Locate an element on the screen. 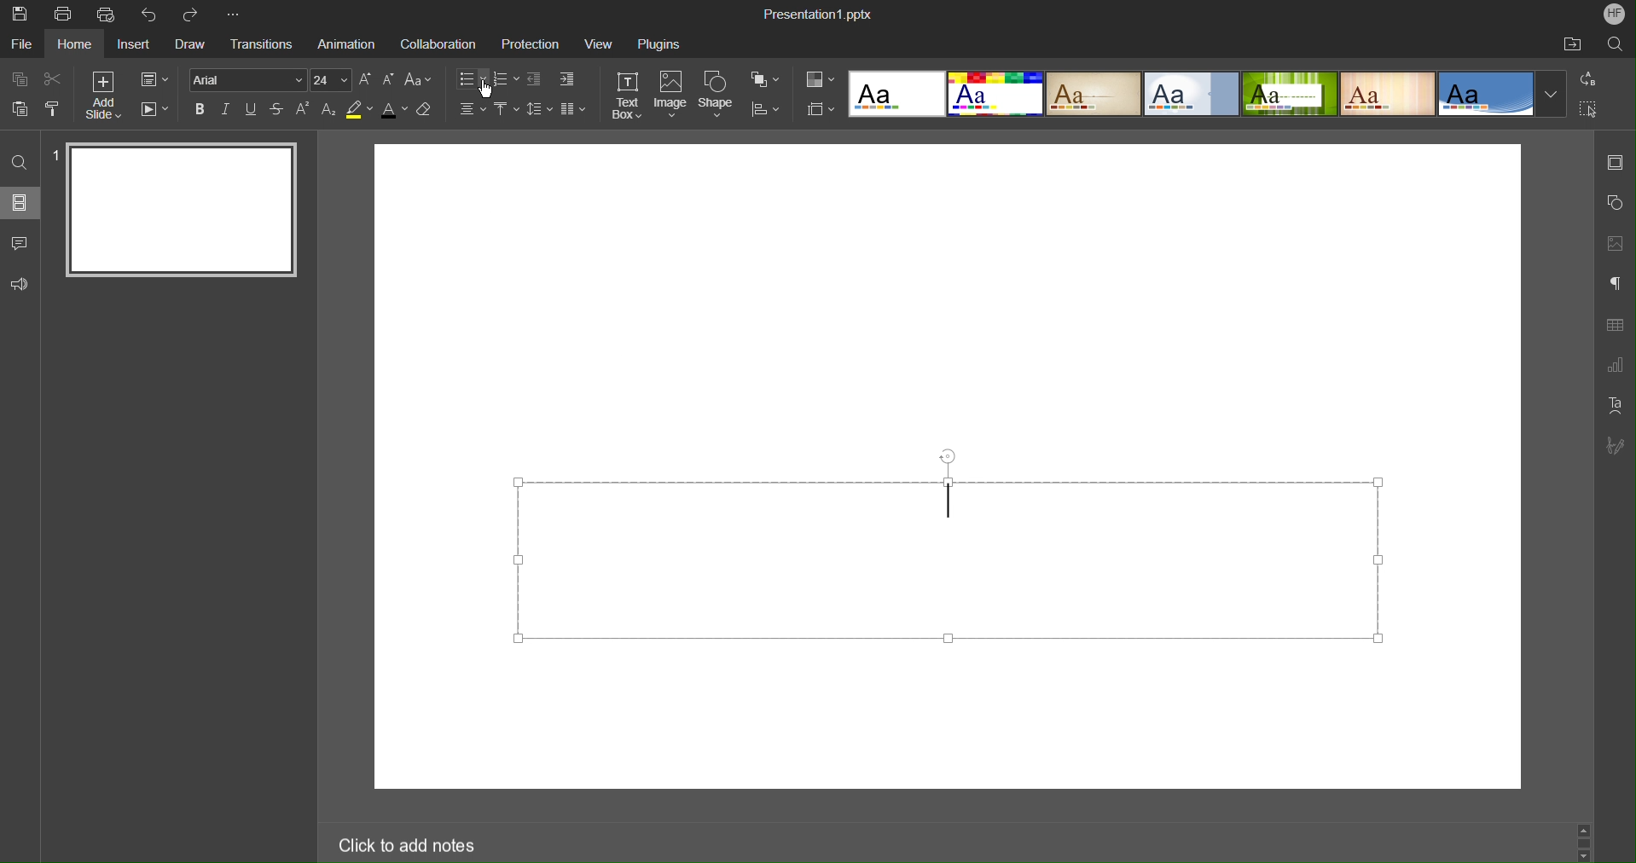 This screenshot has height=863, width=1636. Superscript is located at coordinates (302, 109).